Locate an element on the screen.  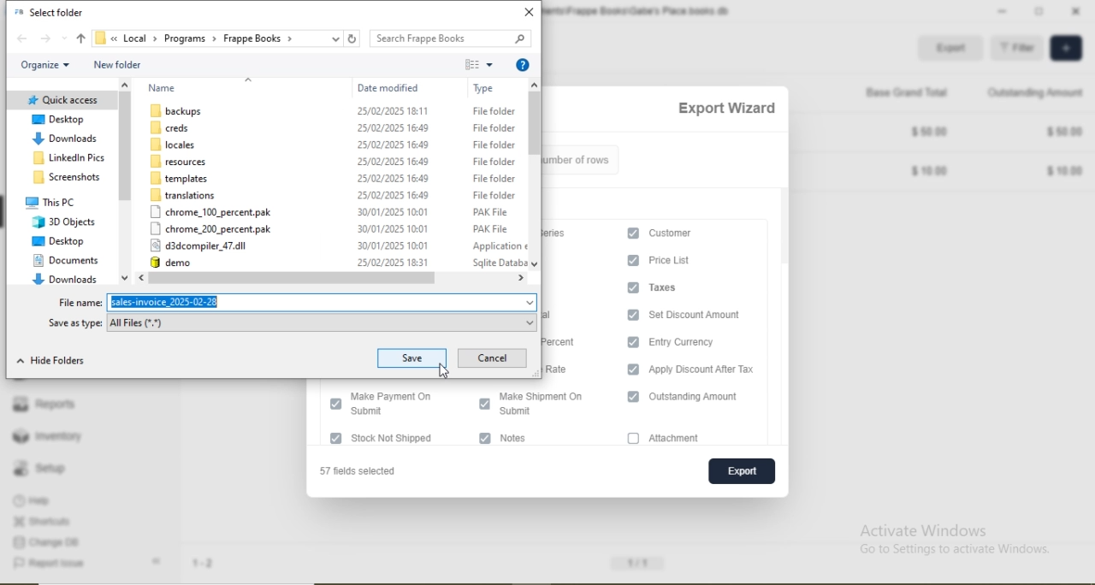
Export is located at coordinates (955, 49).